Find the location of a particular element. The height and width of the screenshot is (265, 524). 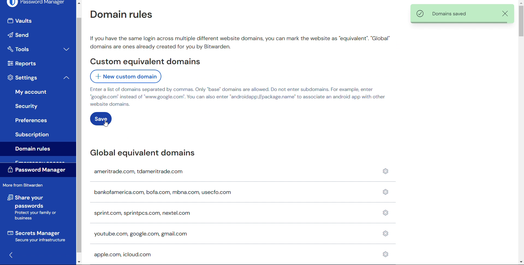

Vaults  is located at coordinates (37, 21).